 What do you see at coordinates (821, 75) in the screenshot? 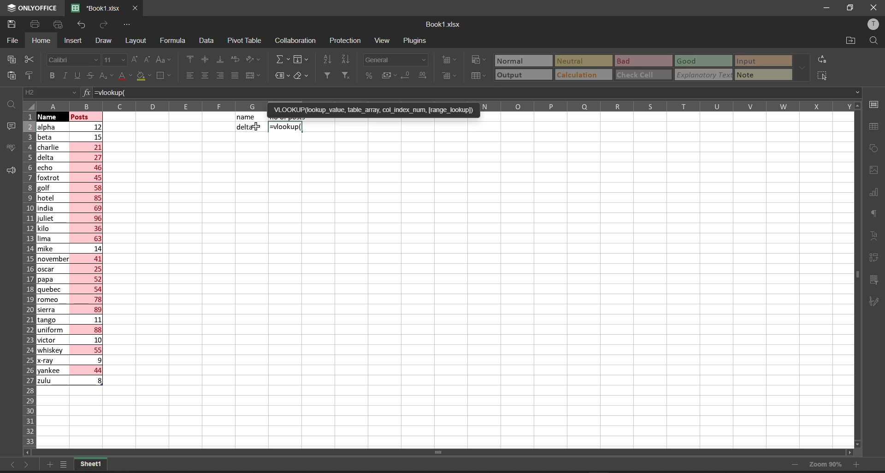
I see `select all` at bounding box center [821, 75].